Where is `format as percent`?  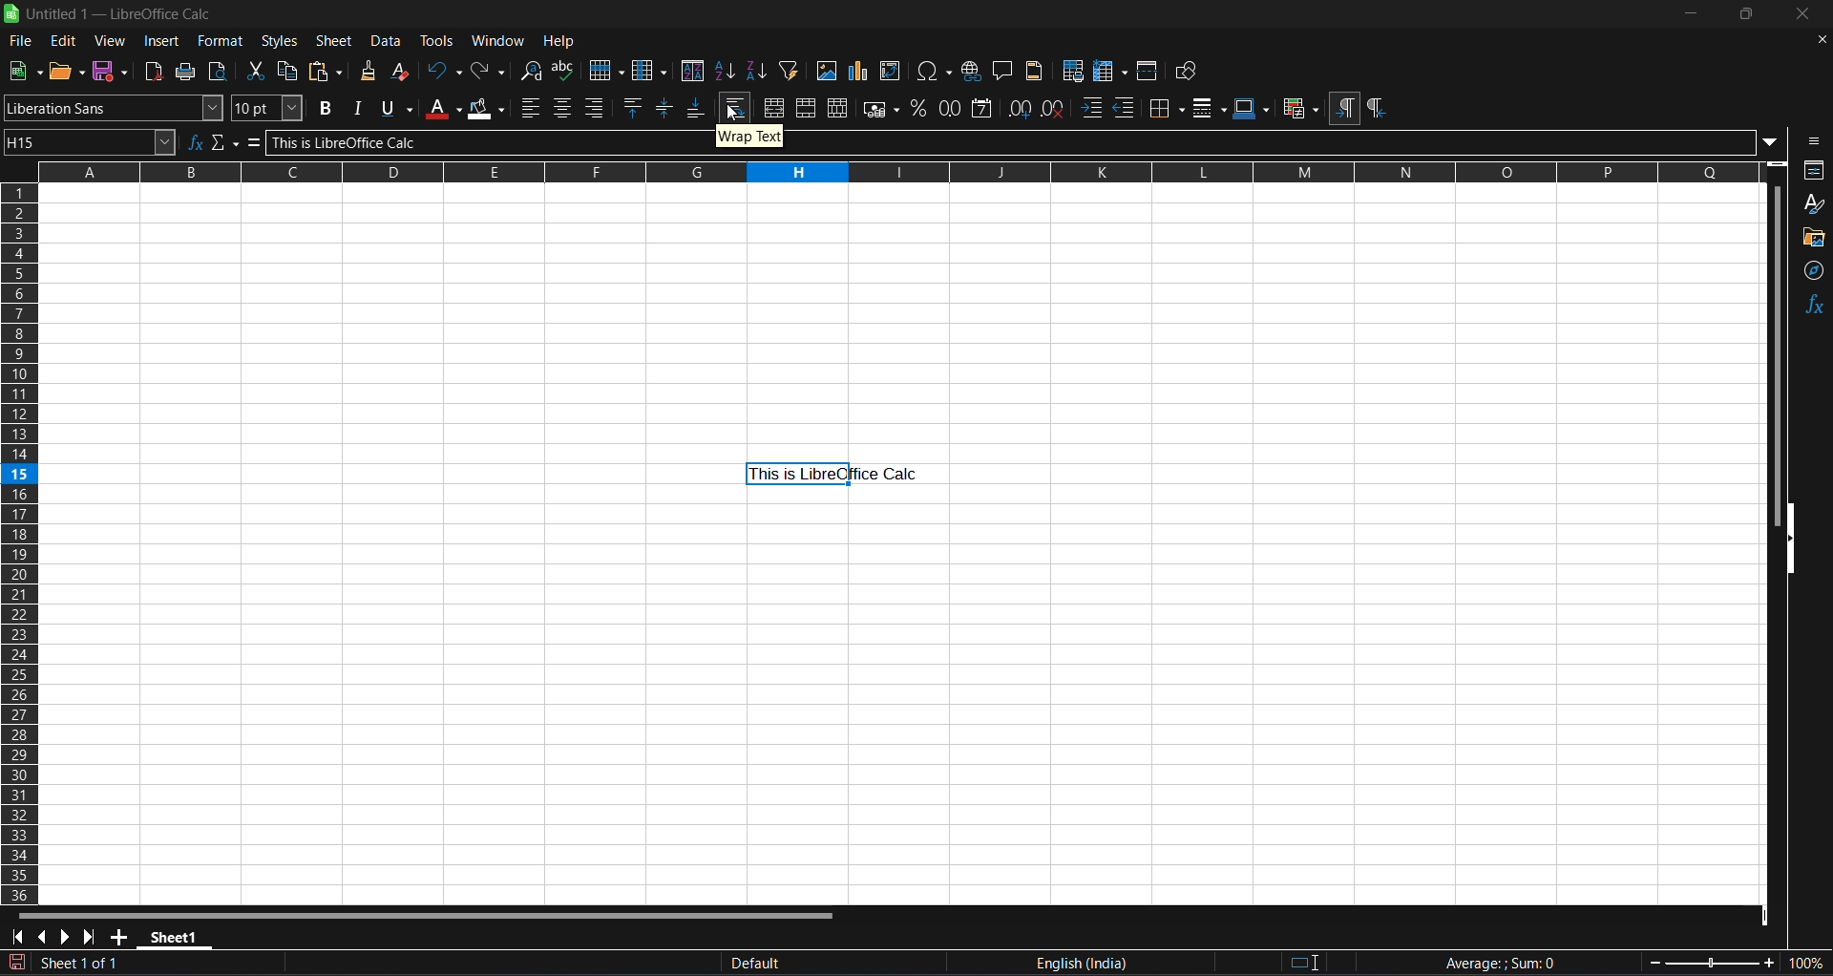
format as percent is located at coordinates (917, 109).